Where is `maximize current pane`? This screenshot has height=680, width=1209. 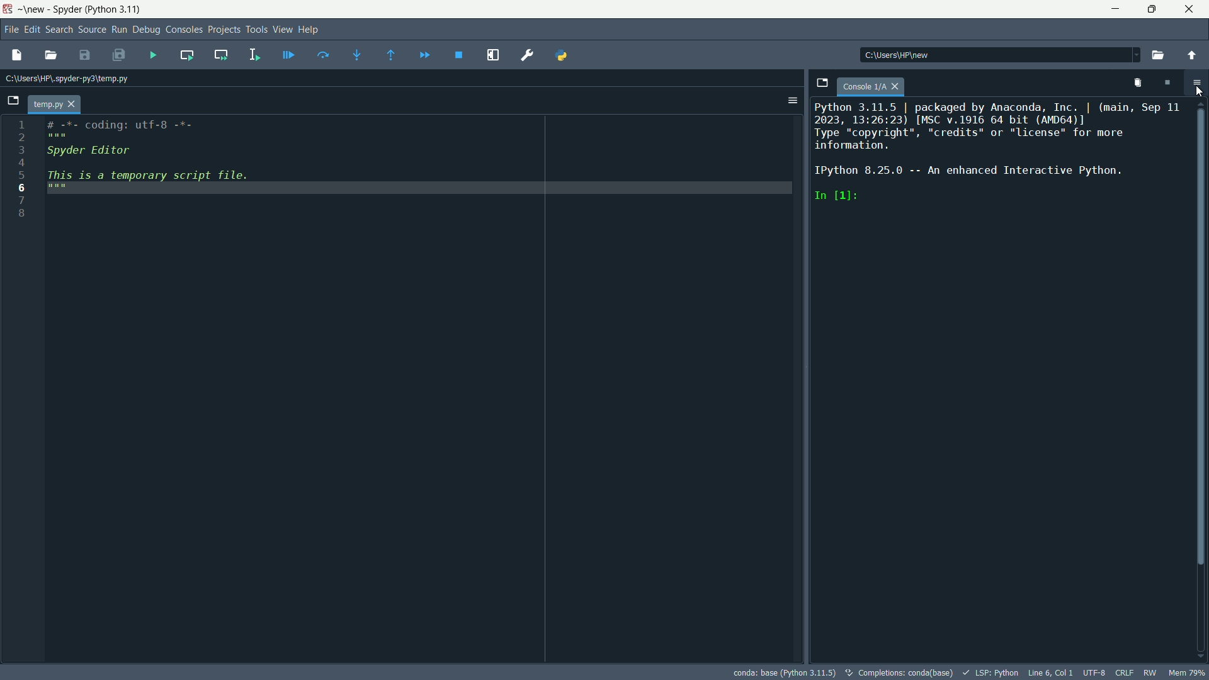 maximize current pane is located at coordinates (492, 54).